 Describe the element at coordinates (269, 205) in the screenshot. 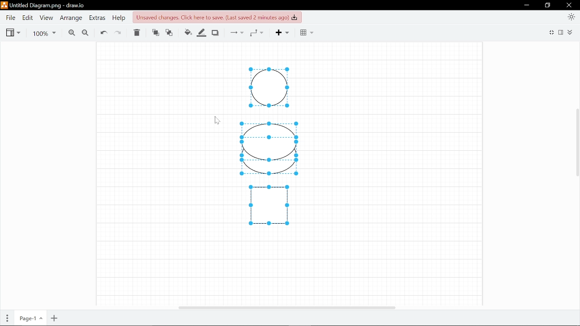

I see `Diagram` at that location.